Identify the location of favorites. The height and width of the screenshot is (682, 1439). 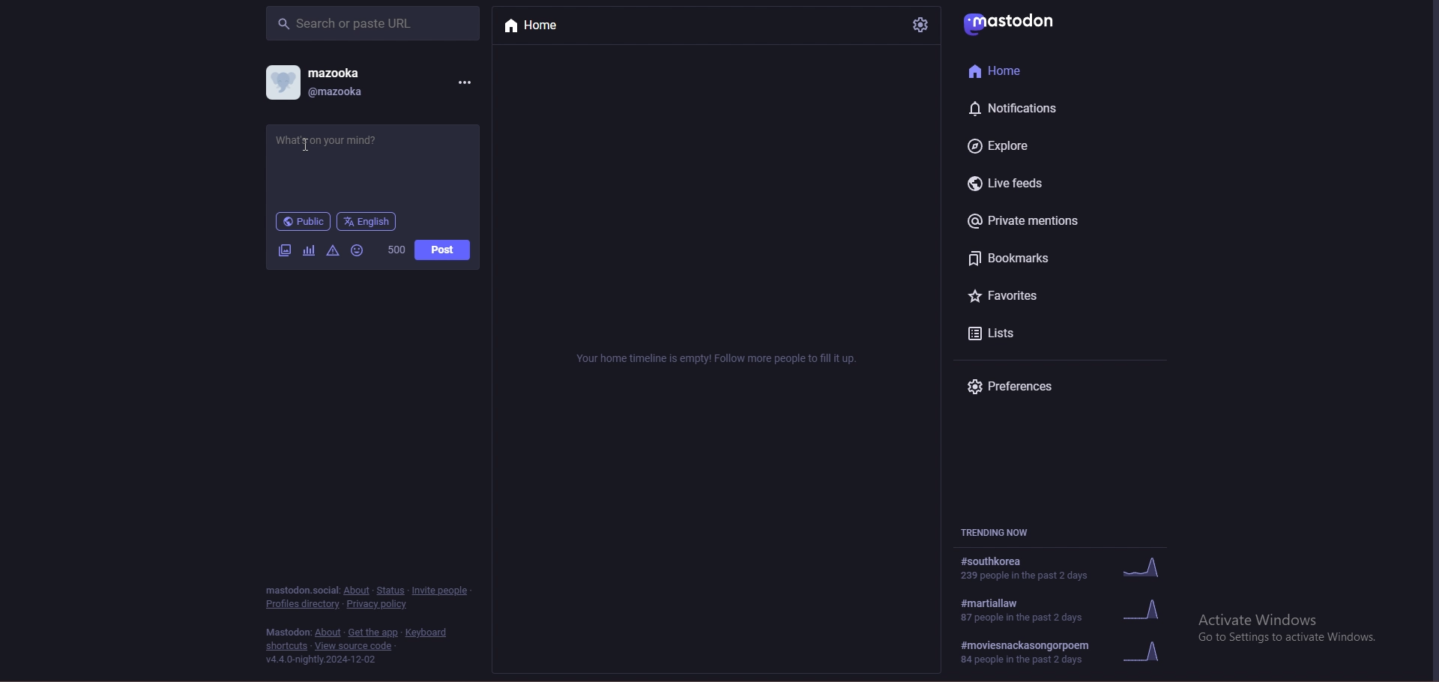
(1022, 298).